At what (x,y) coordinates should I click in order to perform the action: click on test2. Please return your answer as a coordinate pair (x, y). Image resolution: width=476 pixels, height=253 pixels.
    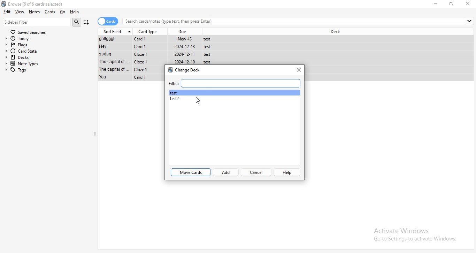
    Looking at the image, I should click on (234, 99).